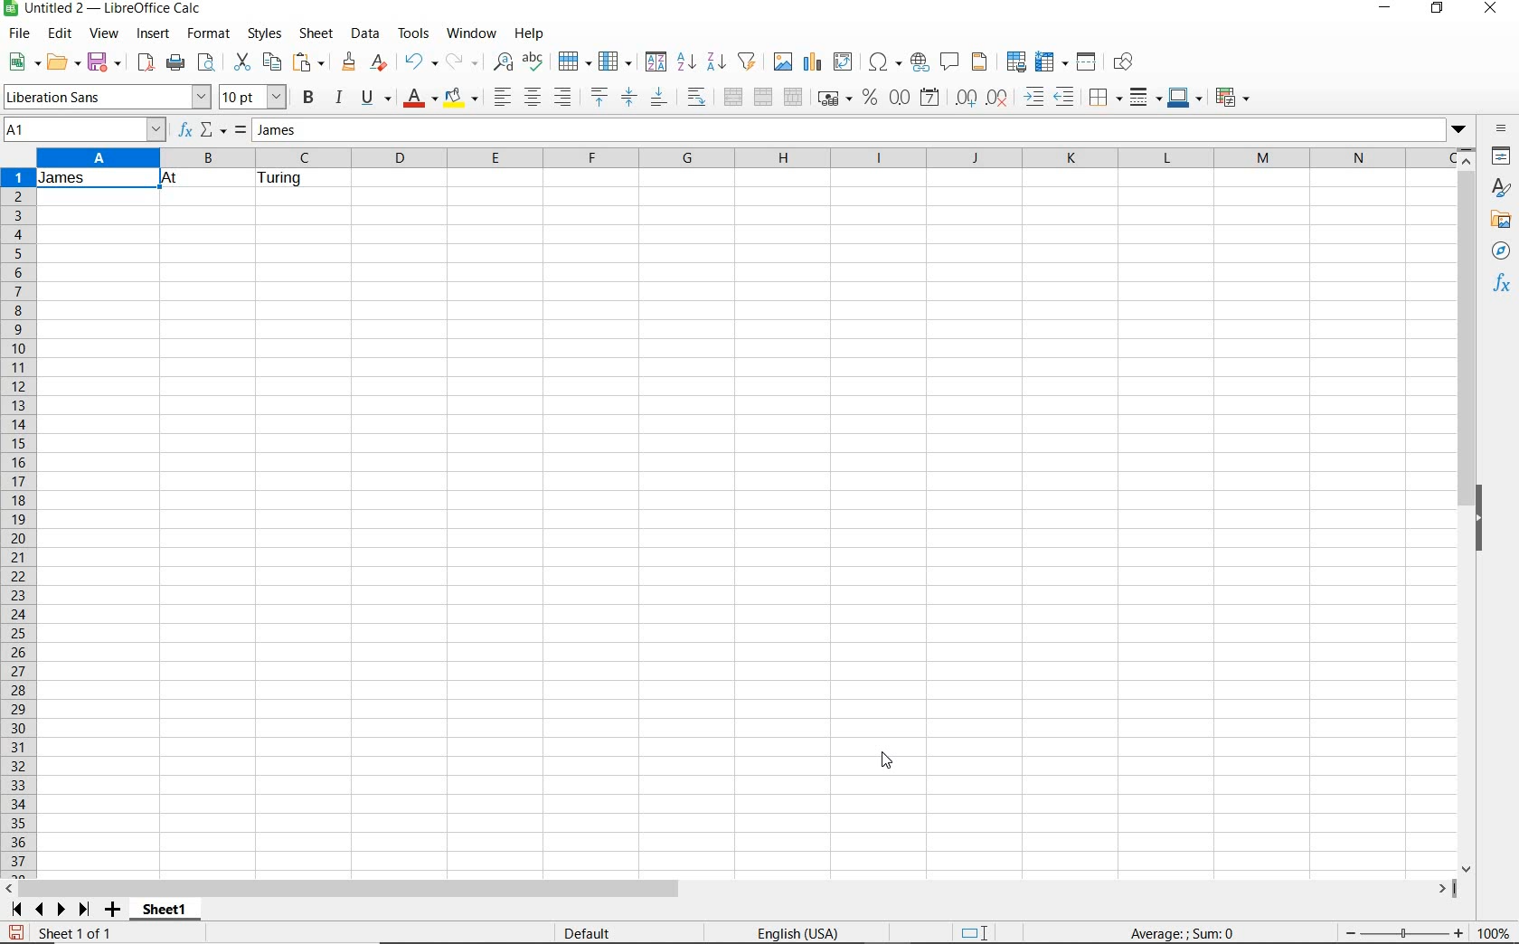 This screenshot has height=944, width=1519. Describe the element at coordinates (339, 97) in the screenshot. I see `italic` at that location.